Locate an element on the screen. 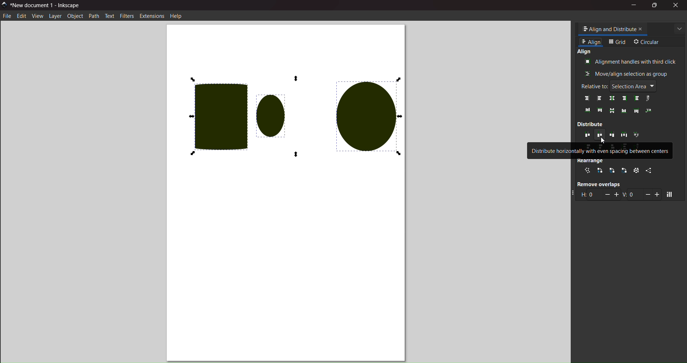 The width and height of the screenshot is (687, 363). logo is located at coordinates (5, 5).